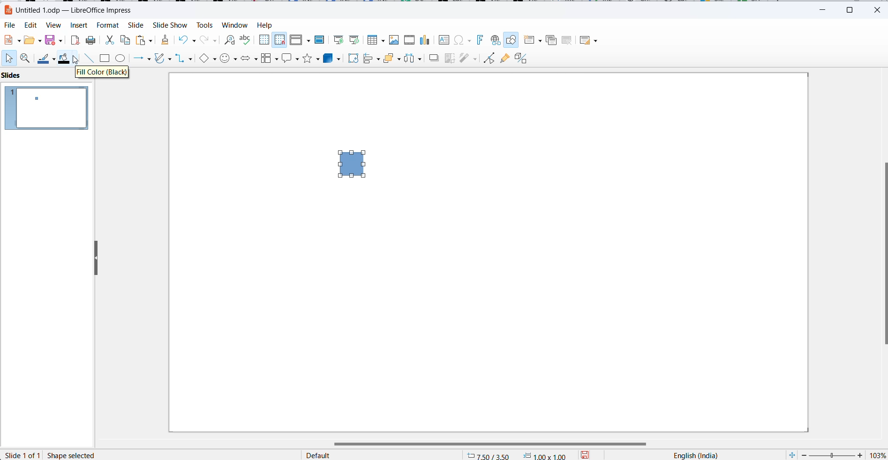 The height and width of the screenshot is (460, 888). What do you see at coordinates (144, 40) in the screenshot?
I see `paste options` at bounding box center [144, 40].